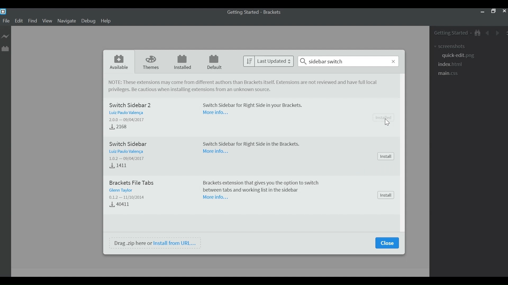 The height and width of the screenshot is (285, 508). Describe the element at coordinates (6, 21) in the screenshot. I see `File` at that location.